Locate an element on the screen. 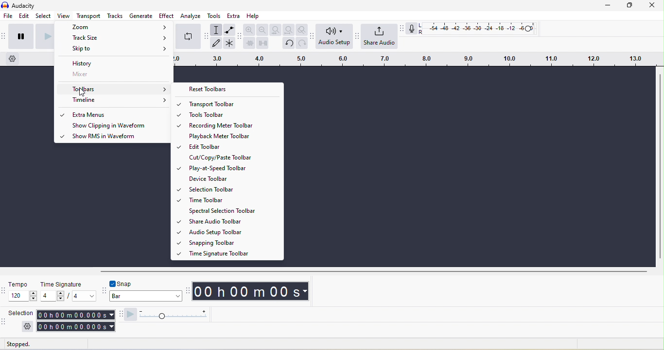 Image resolution: width=664 pixels, height=350 pixels. effect is located at coordinates (166, 16).